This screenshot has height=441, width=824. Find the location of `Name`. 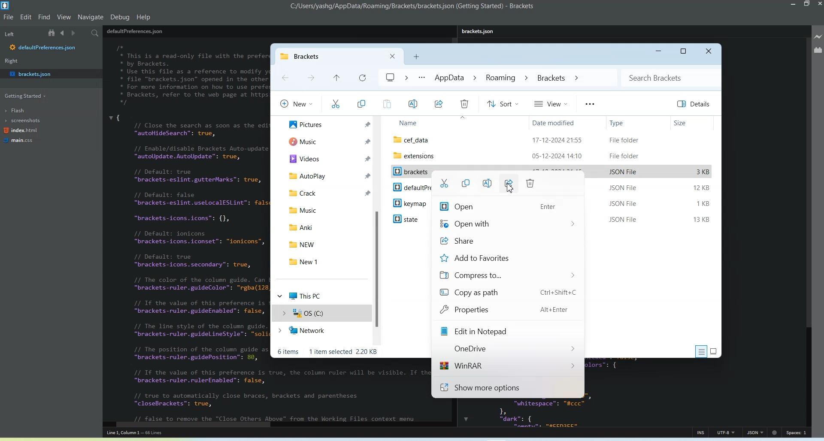

Name is located at coordinates (456, 123).